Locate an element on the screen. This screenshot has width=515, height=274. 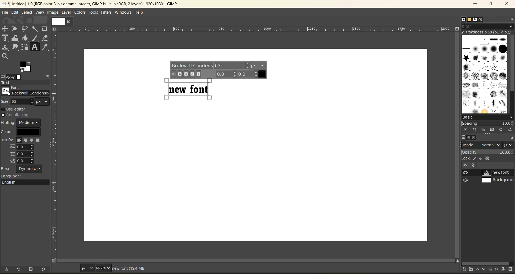
spacing is located at coordinates (487, 123).